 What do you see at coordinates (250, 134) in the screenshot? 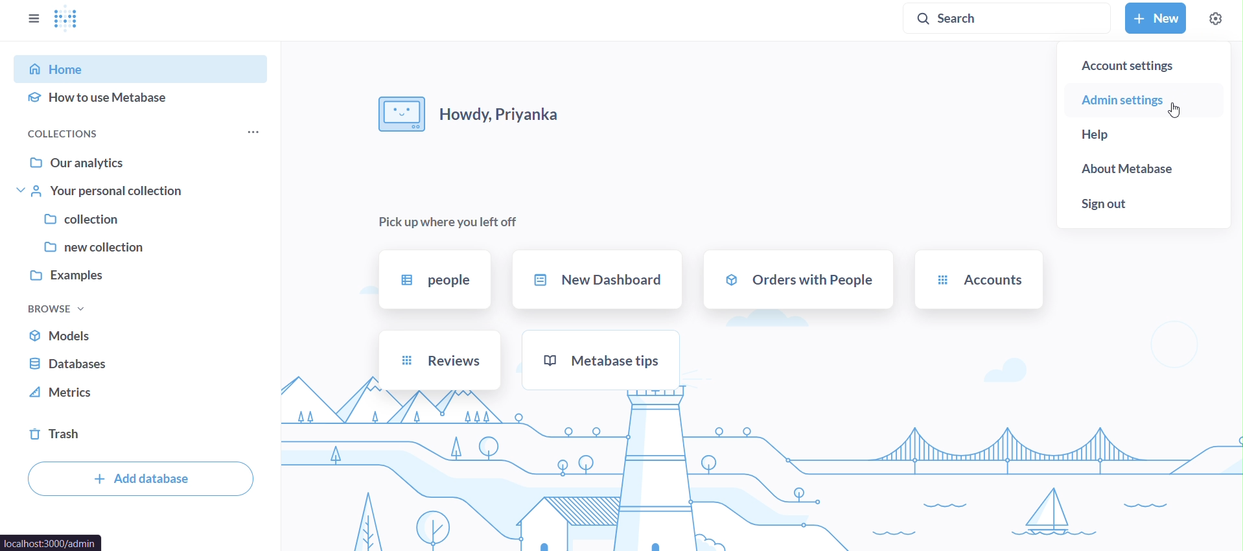
I see `more` at bounding box center [250, 134].